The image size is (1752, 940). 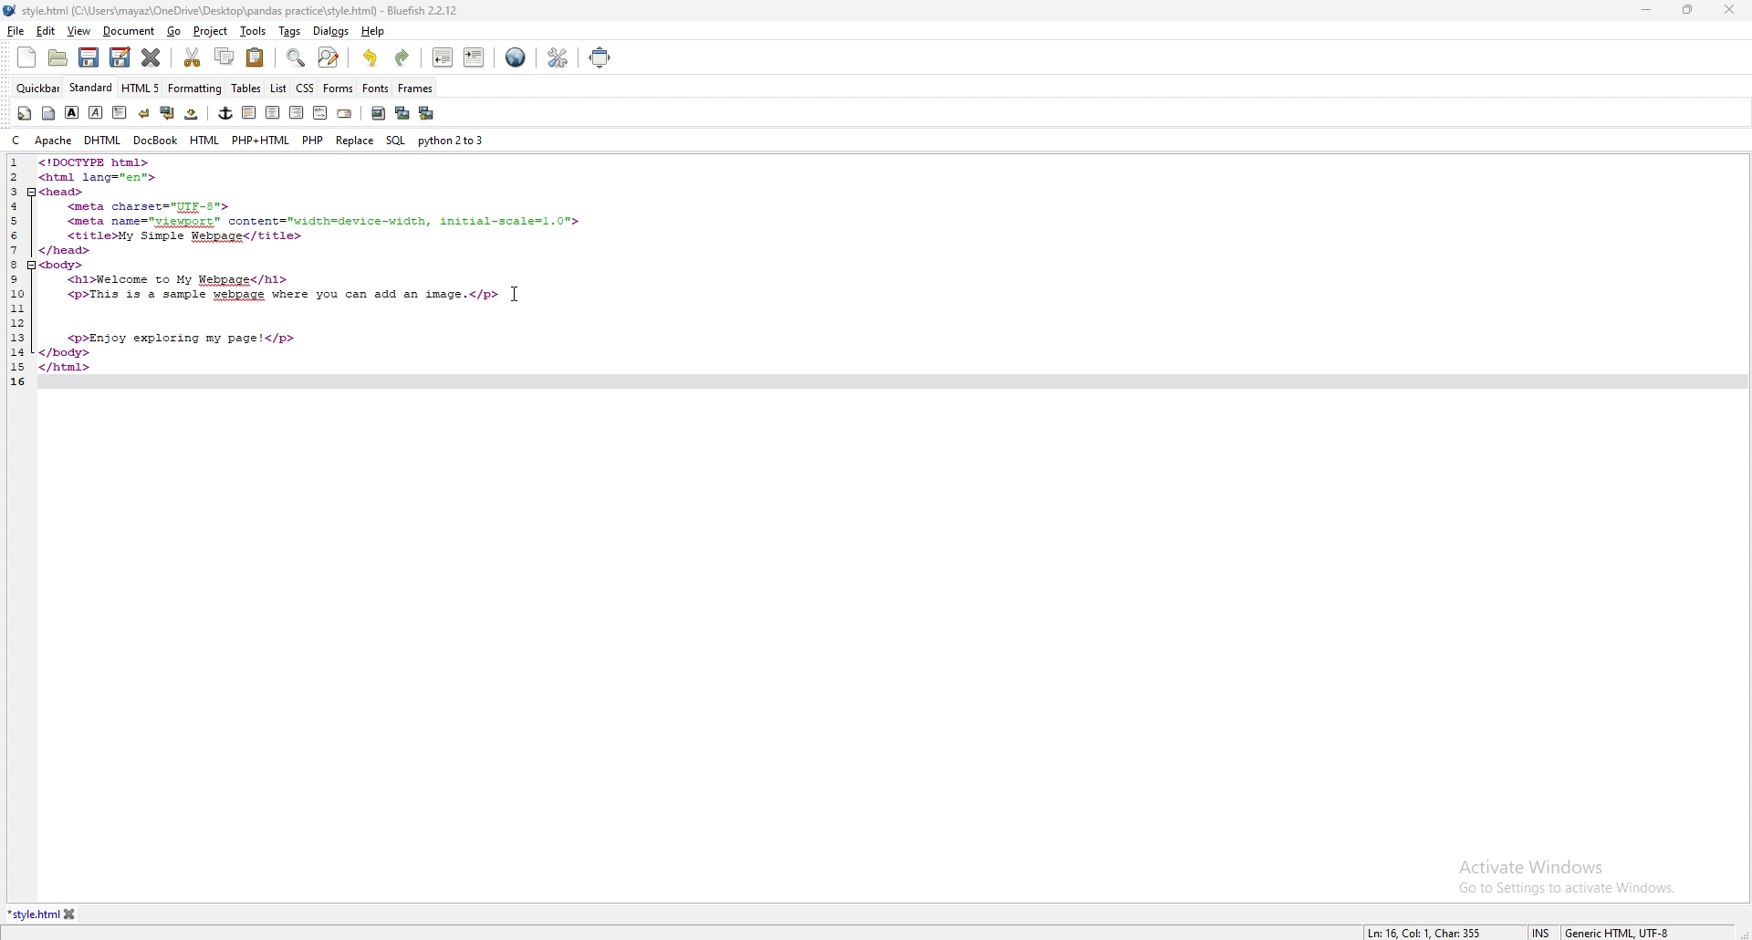 What do you see at coordinates (54, 141) in the screenshot?
I see `apache` at bounding box center [54, 141].